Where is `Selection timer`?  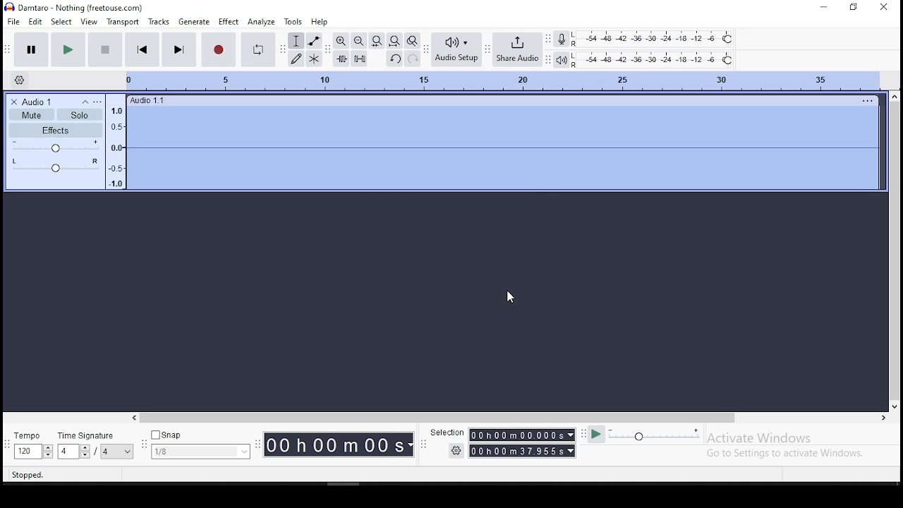
Selection timer is located at coordinates (503, 435).